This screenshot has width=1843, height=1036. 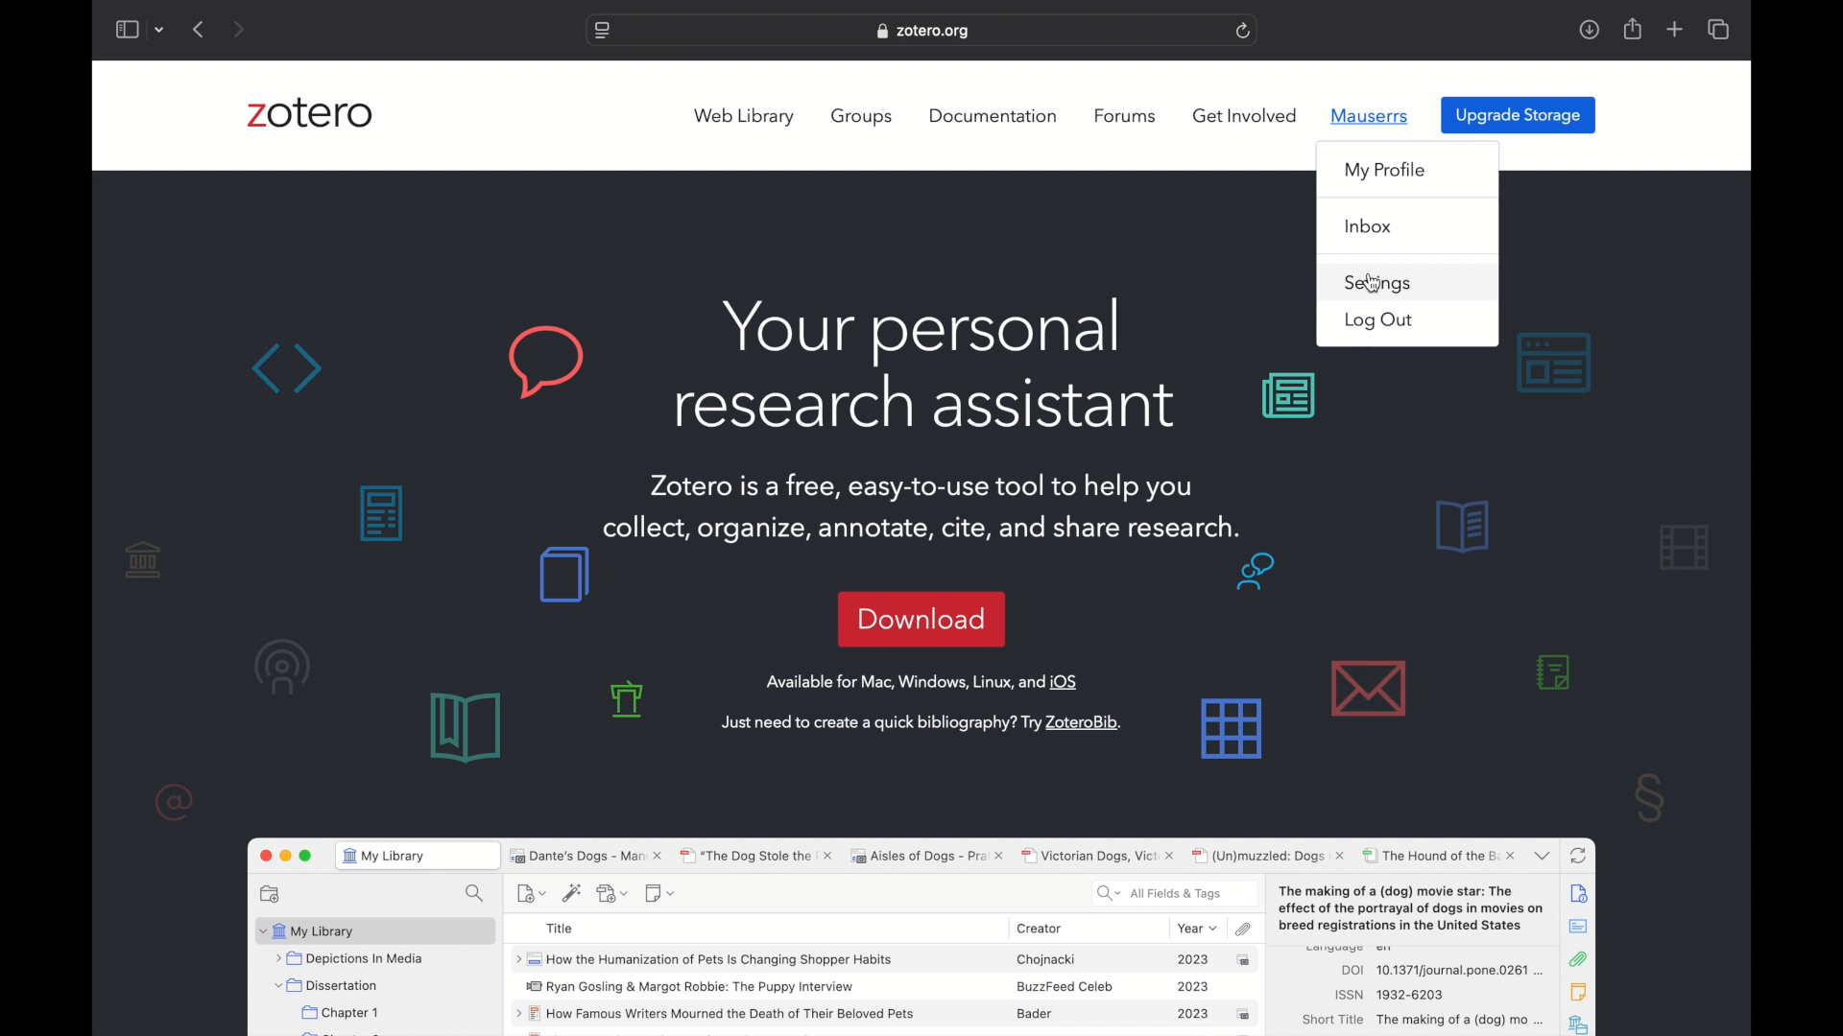 What do you see at coordinates (993, 116) in the screenshot?
I see `documentation` at bounding box center [993, 116].